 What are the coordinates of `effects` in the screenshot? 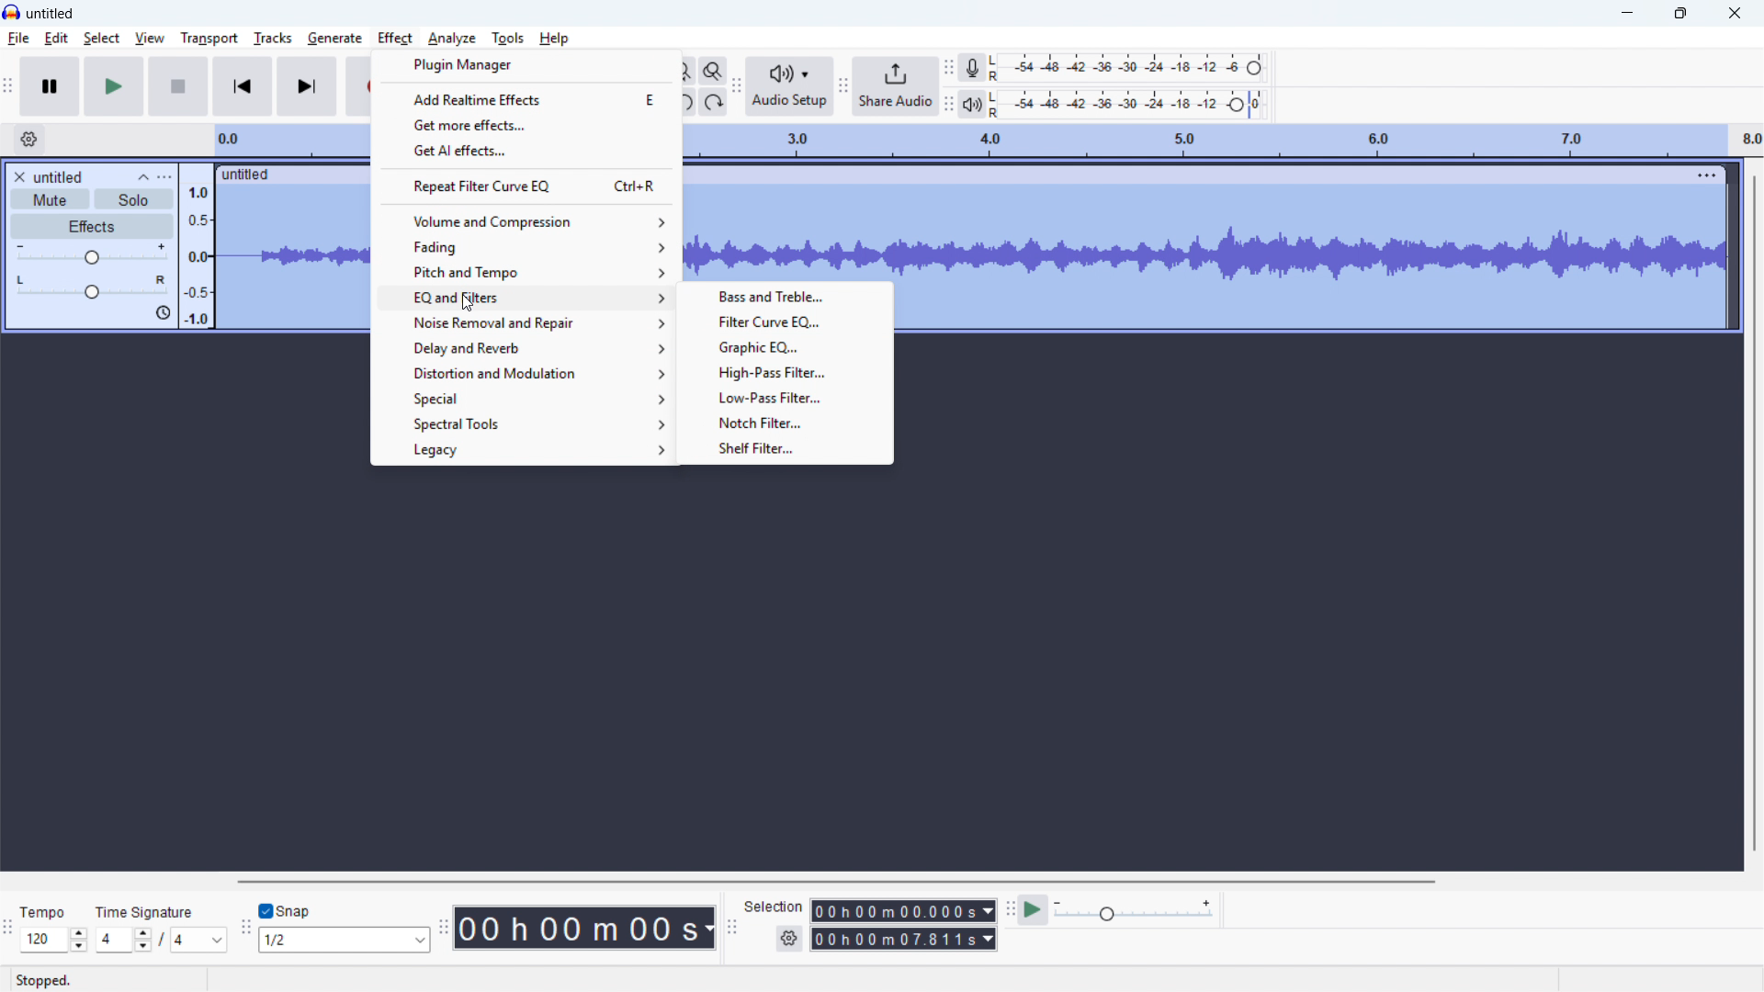 It's located at (92, 226).